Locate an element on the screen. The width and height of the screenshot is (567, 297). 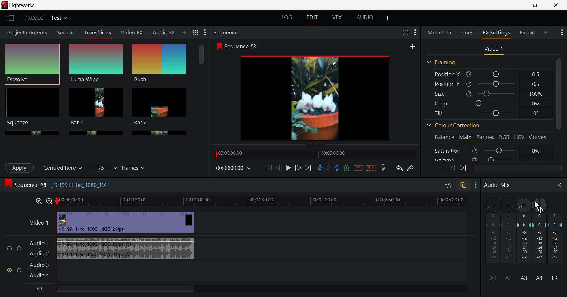
Show Settings is located at coordinates (205, 32).